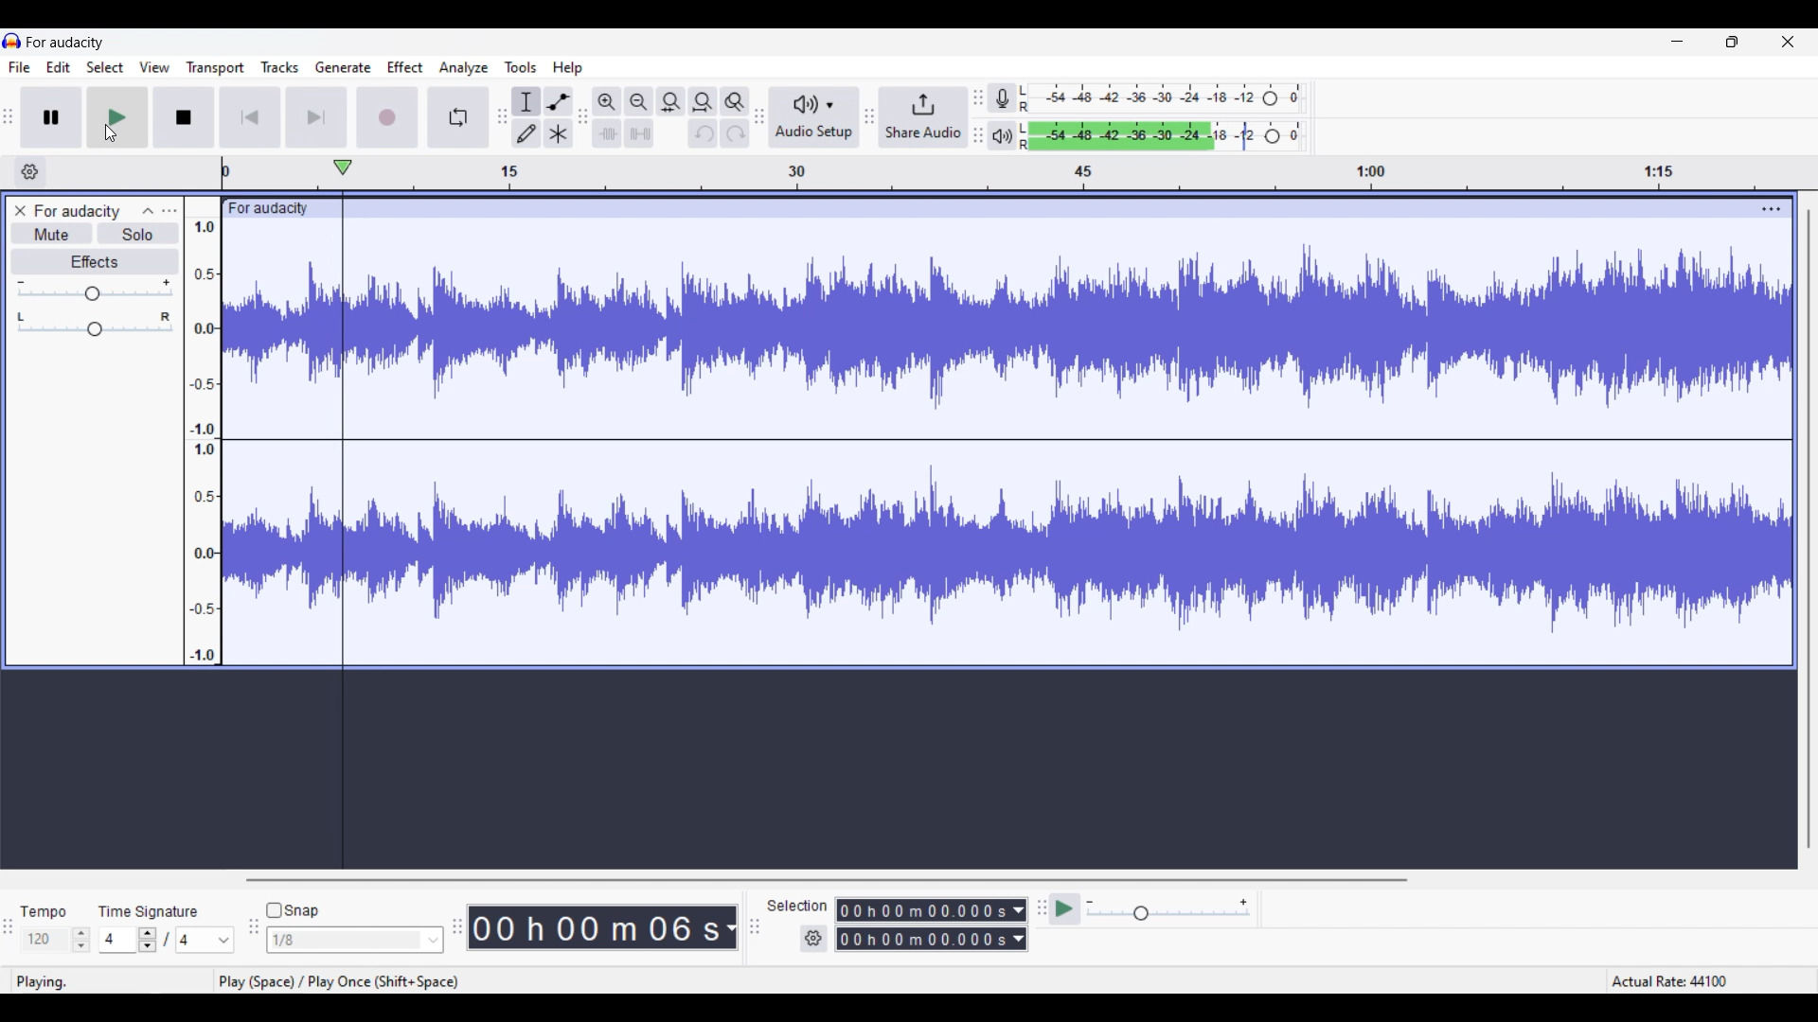  What do you see at coordinates (1788, 42) in the screenshot?
I see `Close interface` at bounding box center [1788, 42].